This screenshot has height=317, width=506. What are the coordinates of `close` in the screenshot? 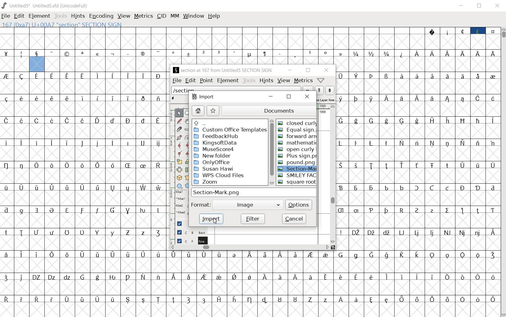 It's located at (326, 70).